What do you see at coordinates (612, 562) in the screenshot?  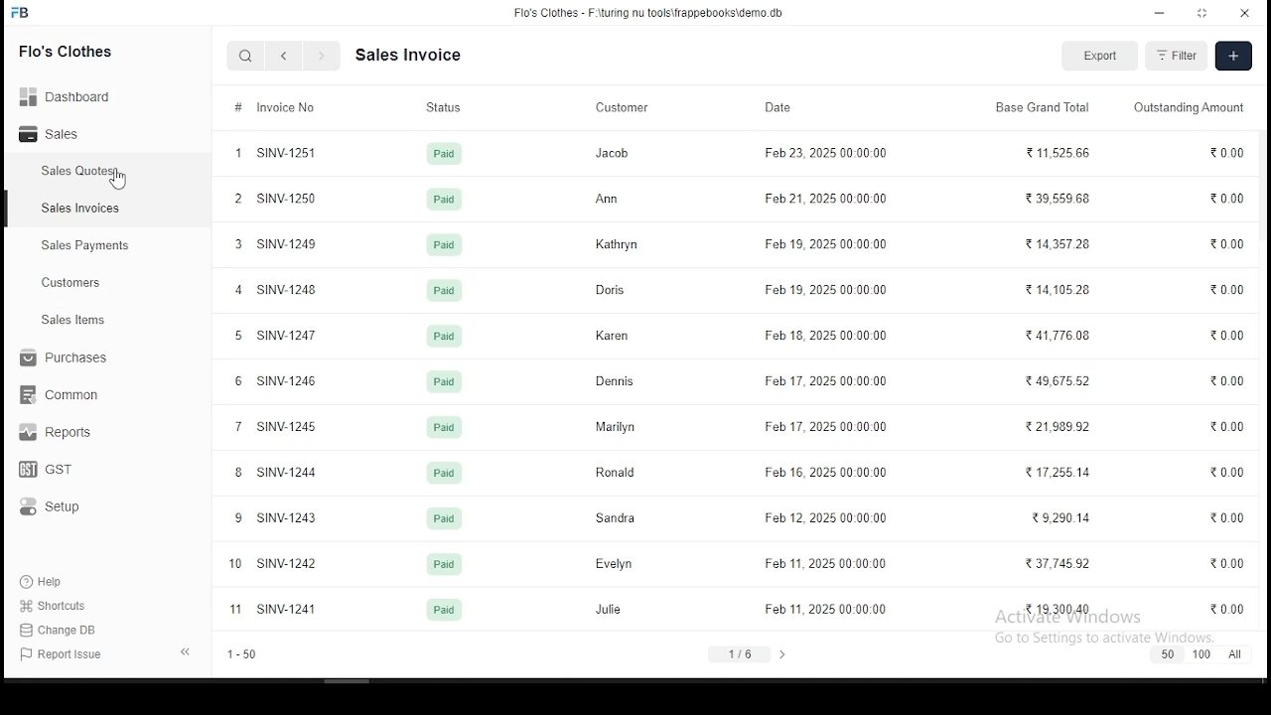 I see `Evelyn` at bounding box center [612, 562].